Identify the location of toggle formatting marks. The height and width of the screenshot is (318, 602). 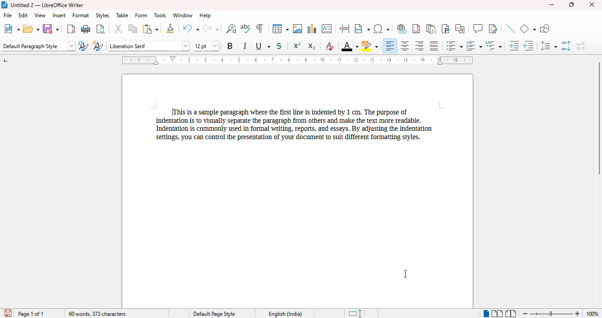
(260, 29).